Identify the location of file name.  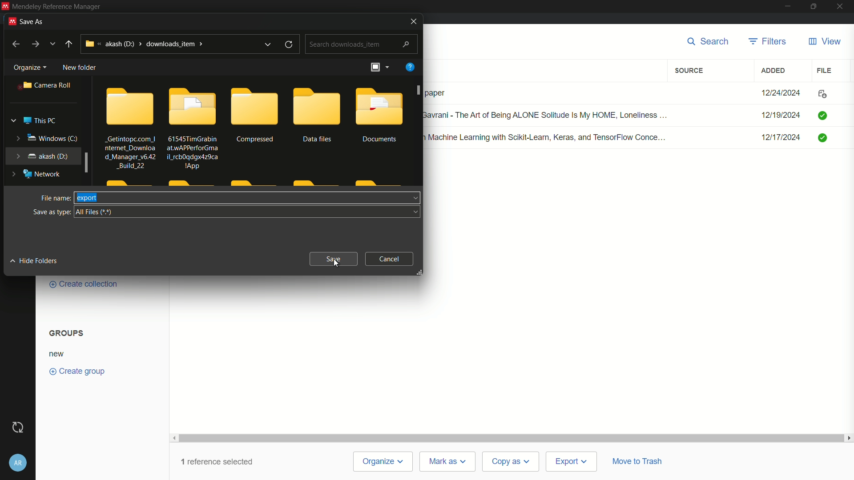
(54, 199).